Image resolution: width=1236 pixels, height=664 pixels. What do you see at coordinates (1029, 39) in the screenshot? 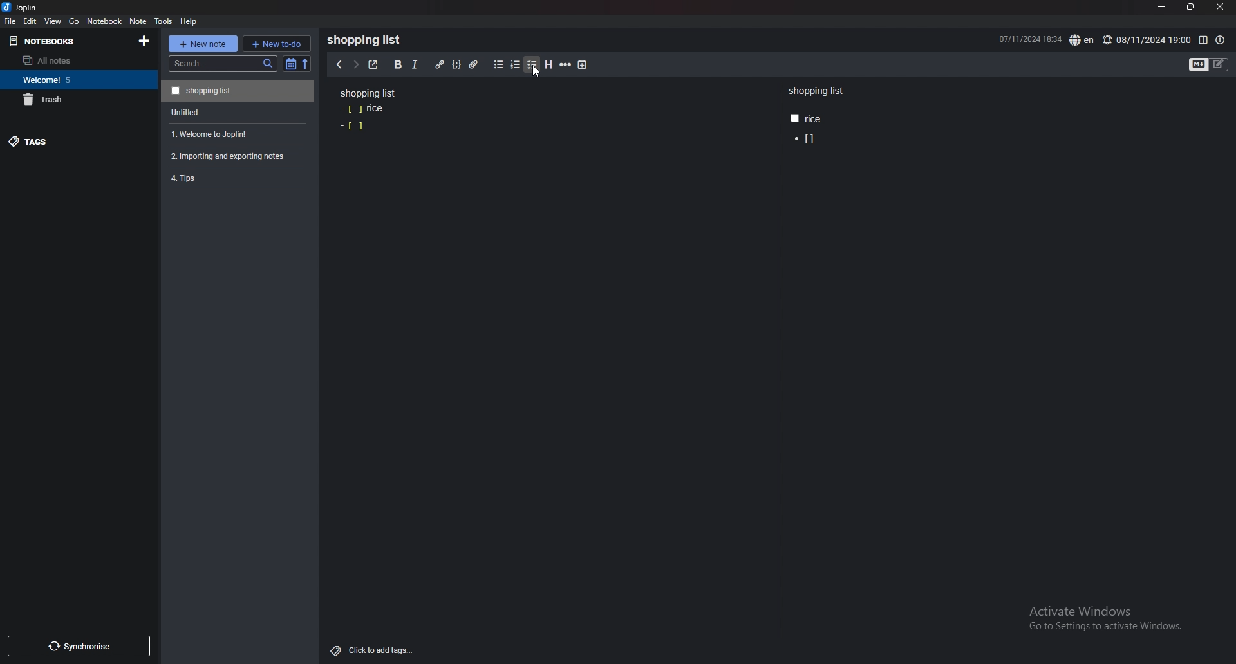
I see `07/11/2024 1833` at bounding box center [1029, 39].